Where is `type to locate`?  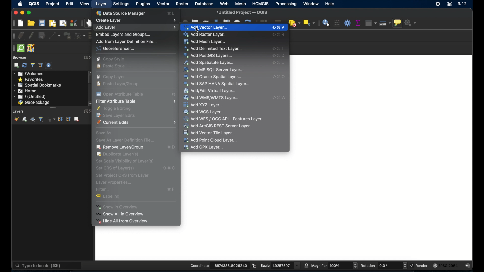
type to locate is located at coordinates (25, 265).